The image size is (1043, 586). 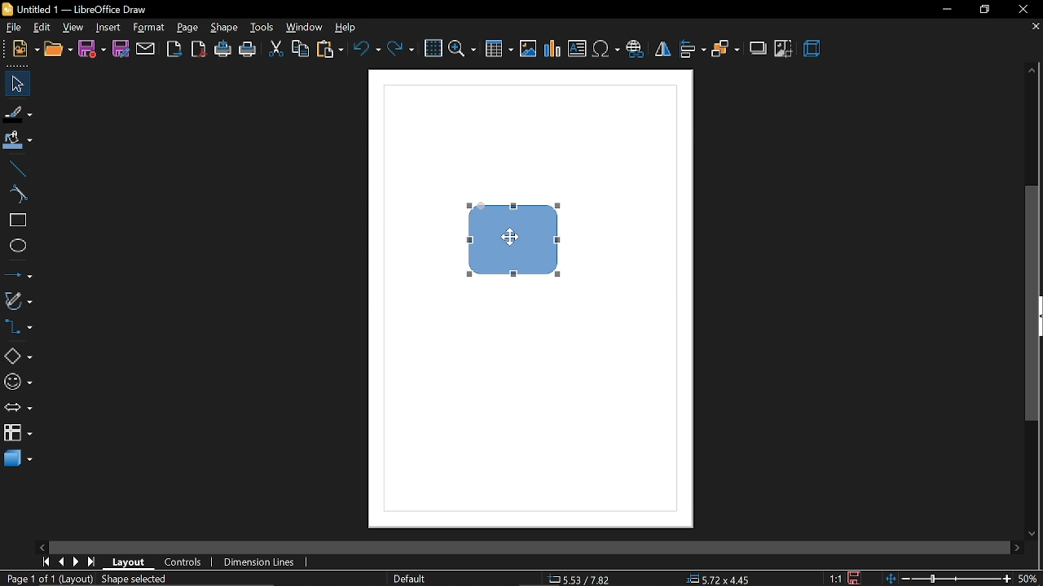 I want to click on arrange, so click(x=725, y=50).